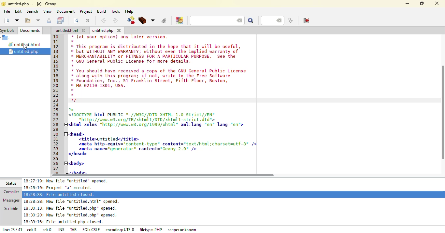 This screenshot has height=233, width=445. What do you see at coordinates (18, 21) in the screenshot?
I see `create from template` at bounding box center [18, 21].